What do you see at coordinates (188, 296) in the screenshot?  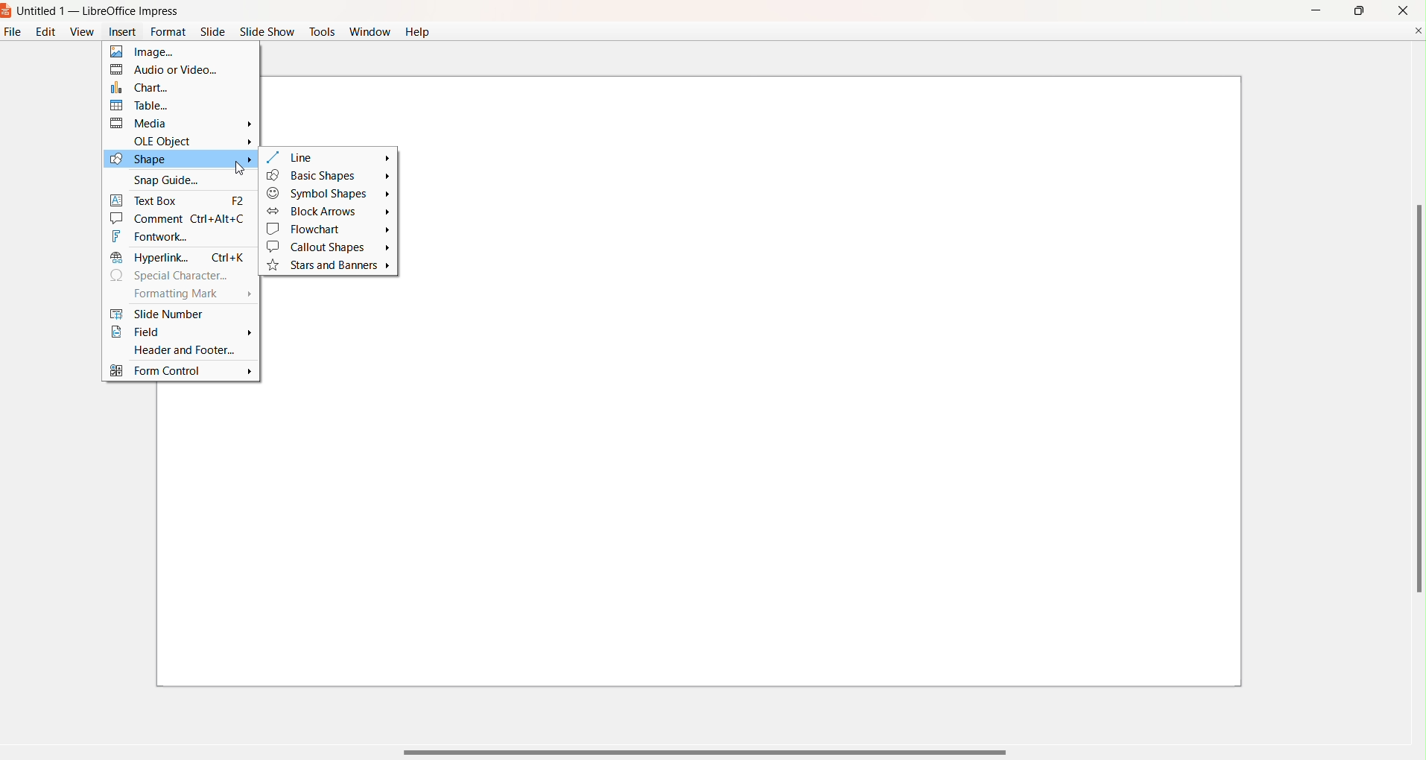 I see `Formatting Mark` at bounding box center [188, 296].